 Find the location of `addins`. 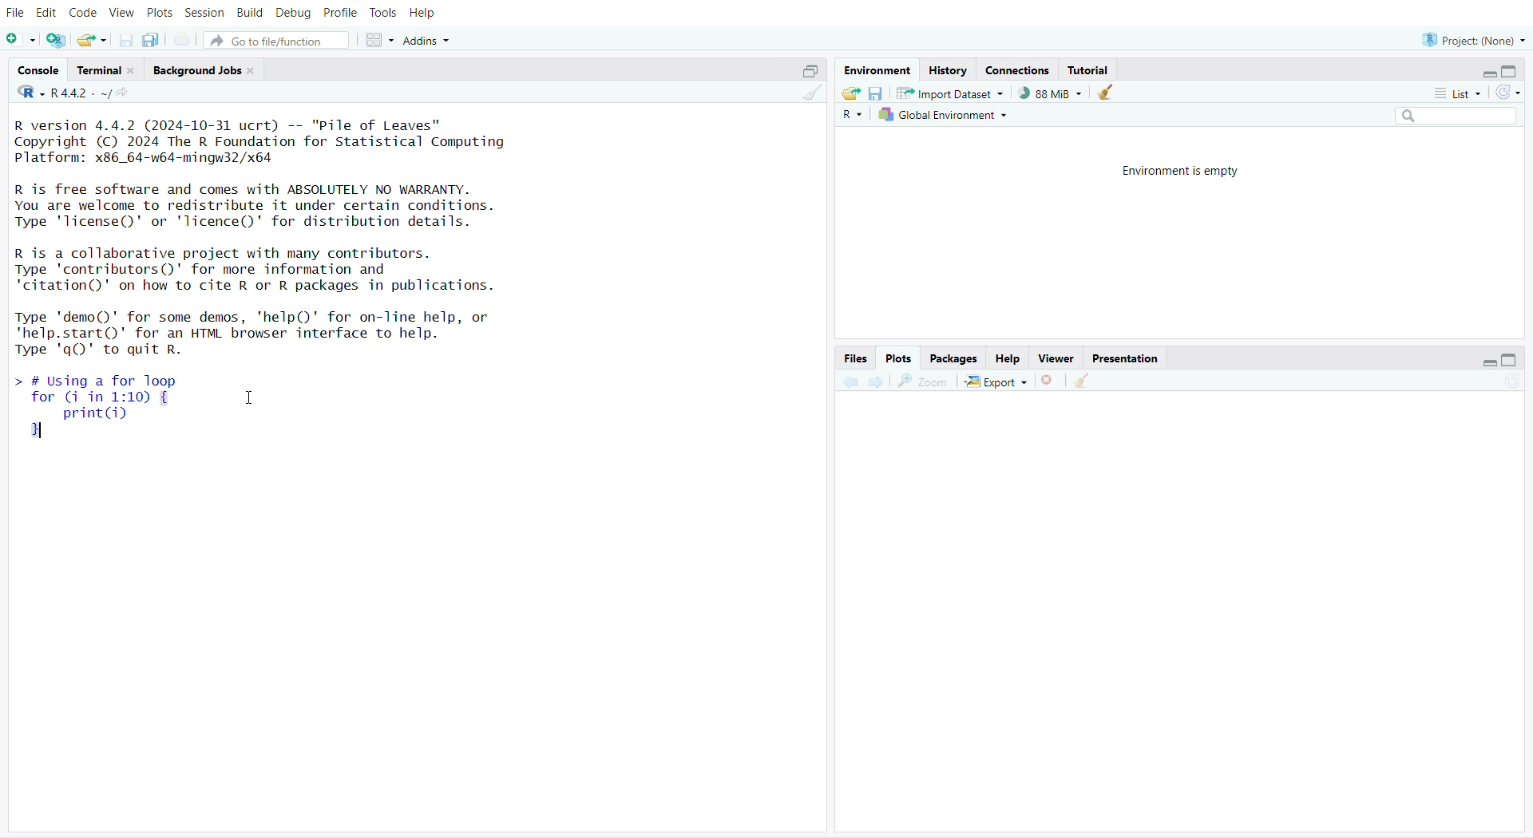

addins is located at coordinates (428, 40).